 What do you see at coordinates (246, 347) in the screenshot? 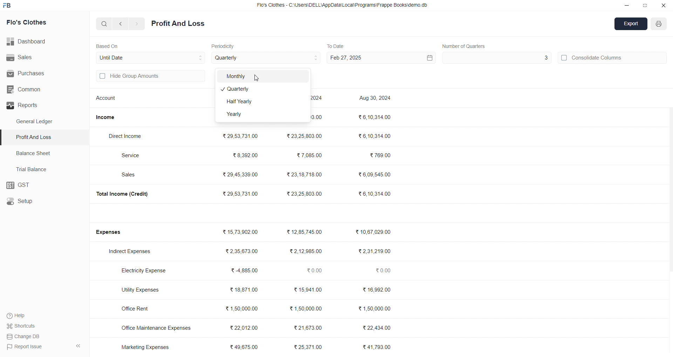
I see `₹49,675.00` at bounding box center [246, 347].